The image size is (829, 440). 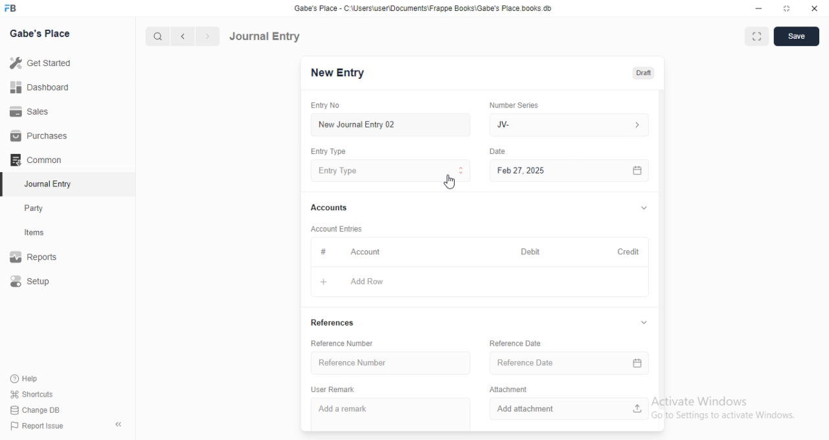 What do you see at coordinates (629, 252) in the screenshot?
I see `Credit` at bounding box center [629, 252].